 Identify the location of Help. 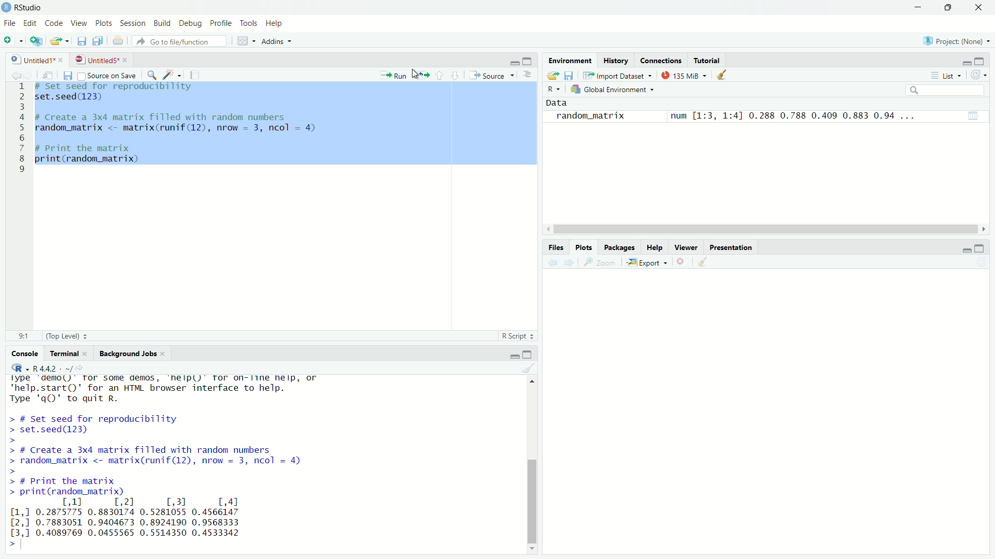
(277, 25).